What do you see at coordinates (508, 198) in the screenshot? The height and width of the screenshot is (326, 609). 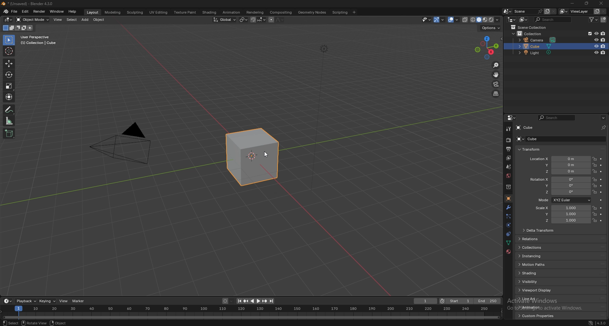 I see `object` at bounding box center [508, 198].